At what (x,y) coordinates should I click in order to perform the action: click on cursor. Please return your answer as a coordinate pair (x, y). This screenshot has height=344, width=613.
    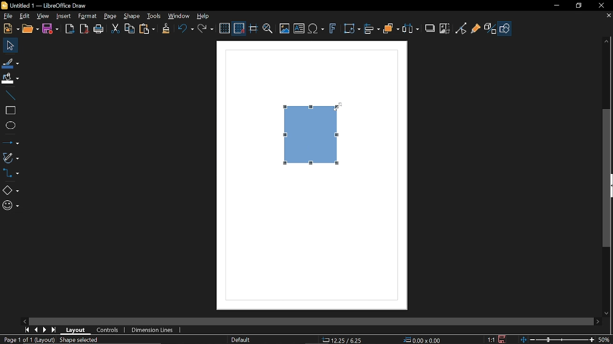
    Looking at the image, I should click on (337, 105).